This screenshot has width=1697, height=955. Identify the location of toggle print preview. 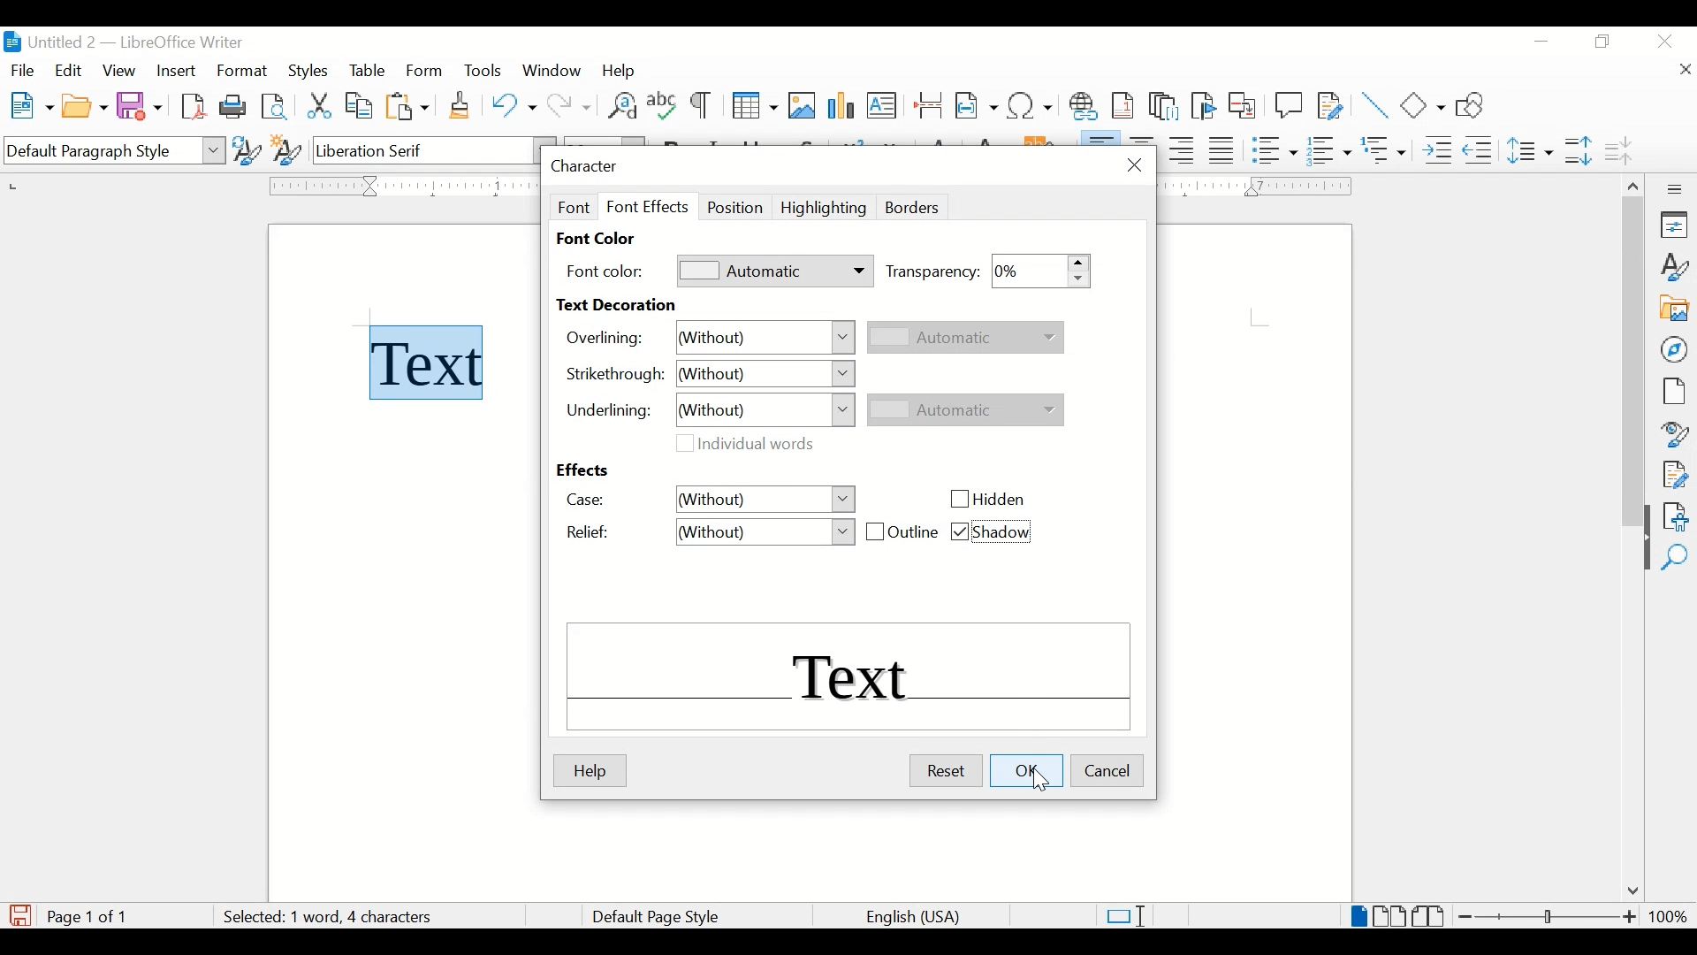
(276, 106).